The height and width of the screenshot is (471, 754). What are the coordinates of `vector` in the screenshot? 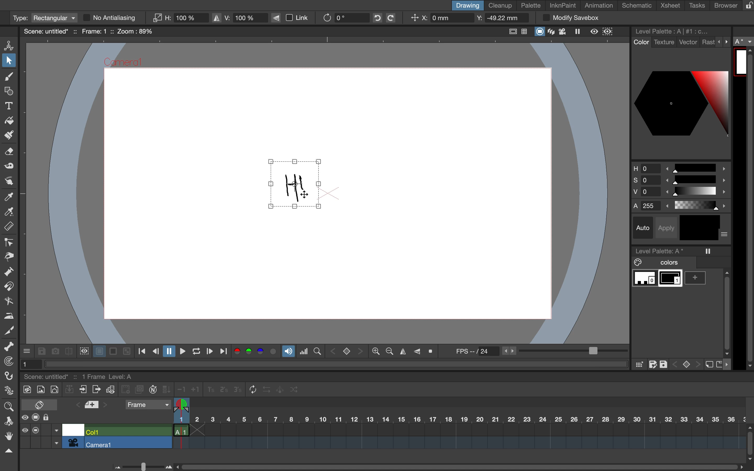 It's located at (688, 43).